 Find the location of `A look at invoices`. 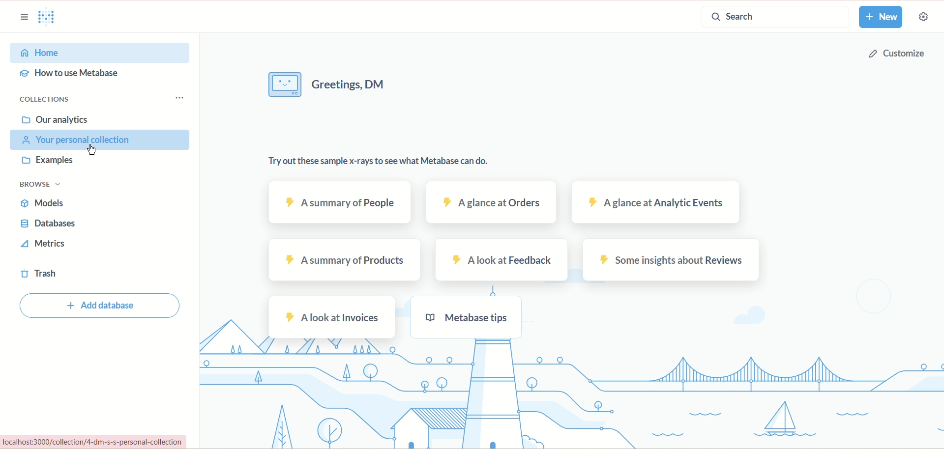

A look at invoices is located at coordinates (332, 317).